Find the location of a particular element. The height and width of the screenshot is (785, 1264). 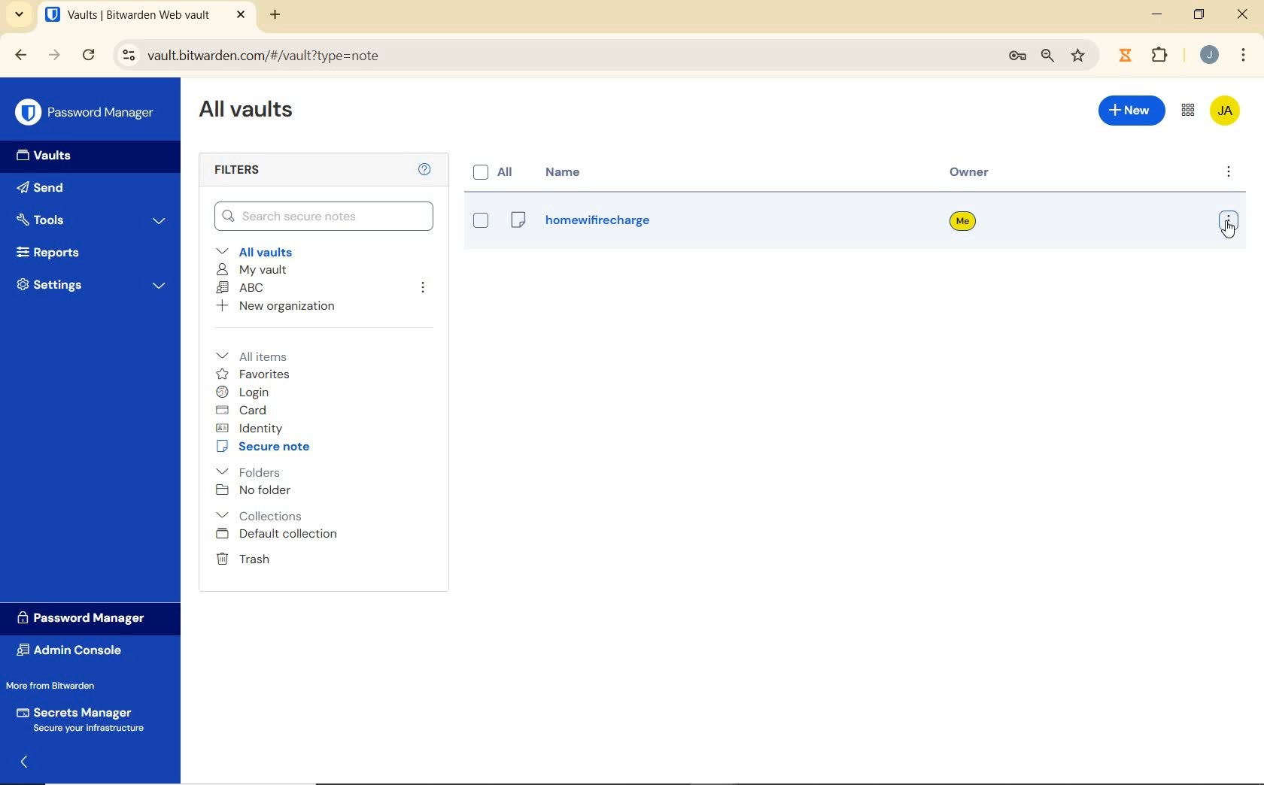

All vaults is located at coordinates (257, 250).